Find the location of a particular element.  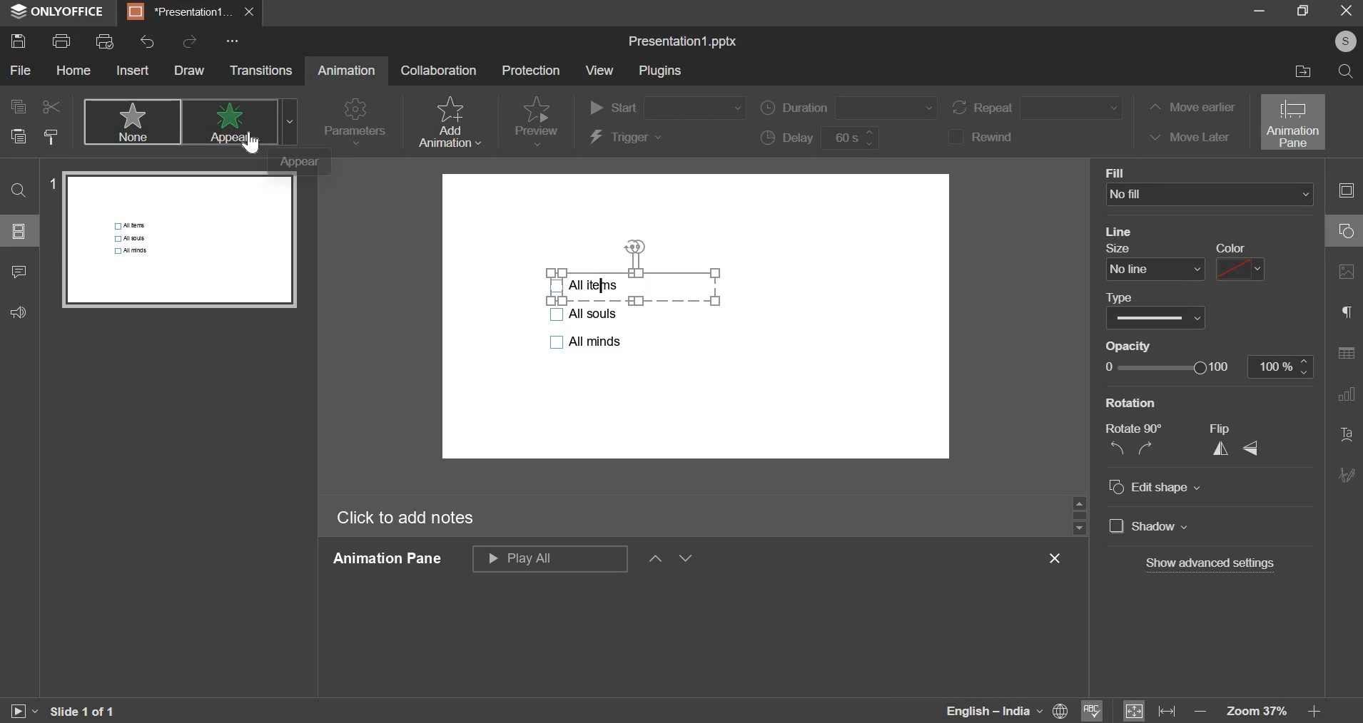

cursor is located at coordinates (252, 148).